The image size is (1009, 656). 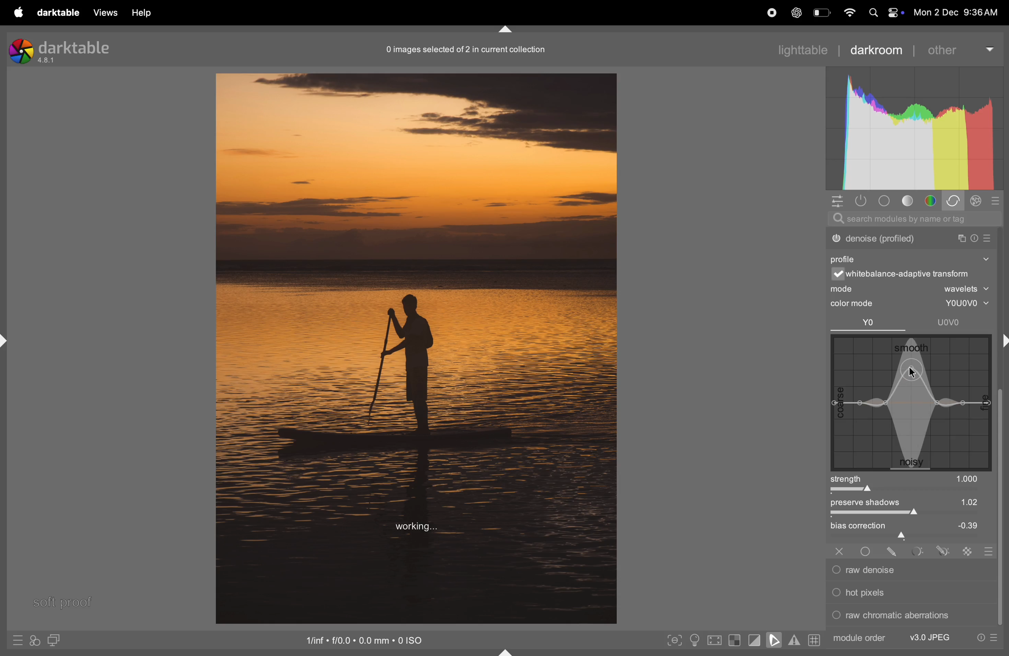 I want to click on other, so click(x=962, y=47).